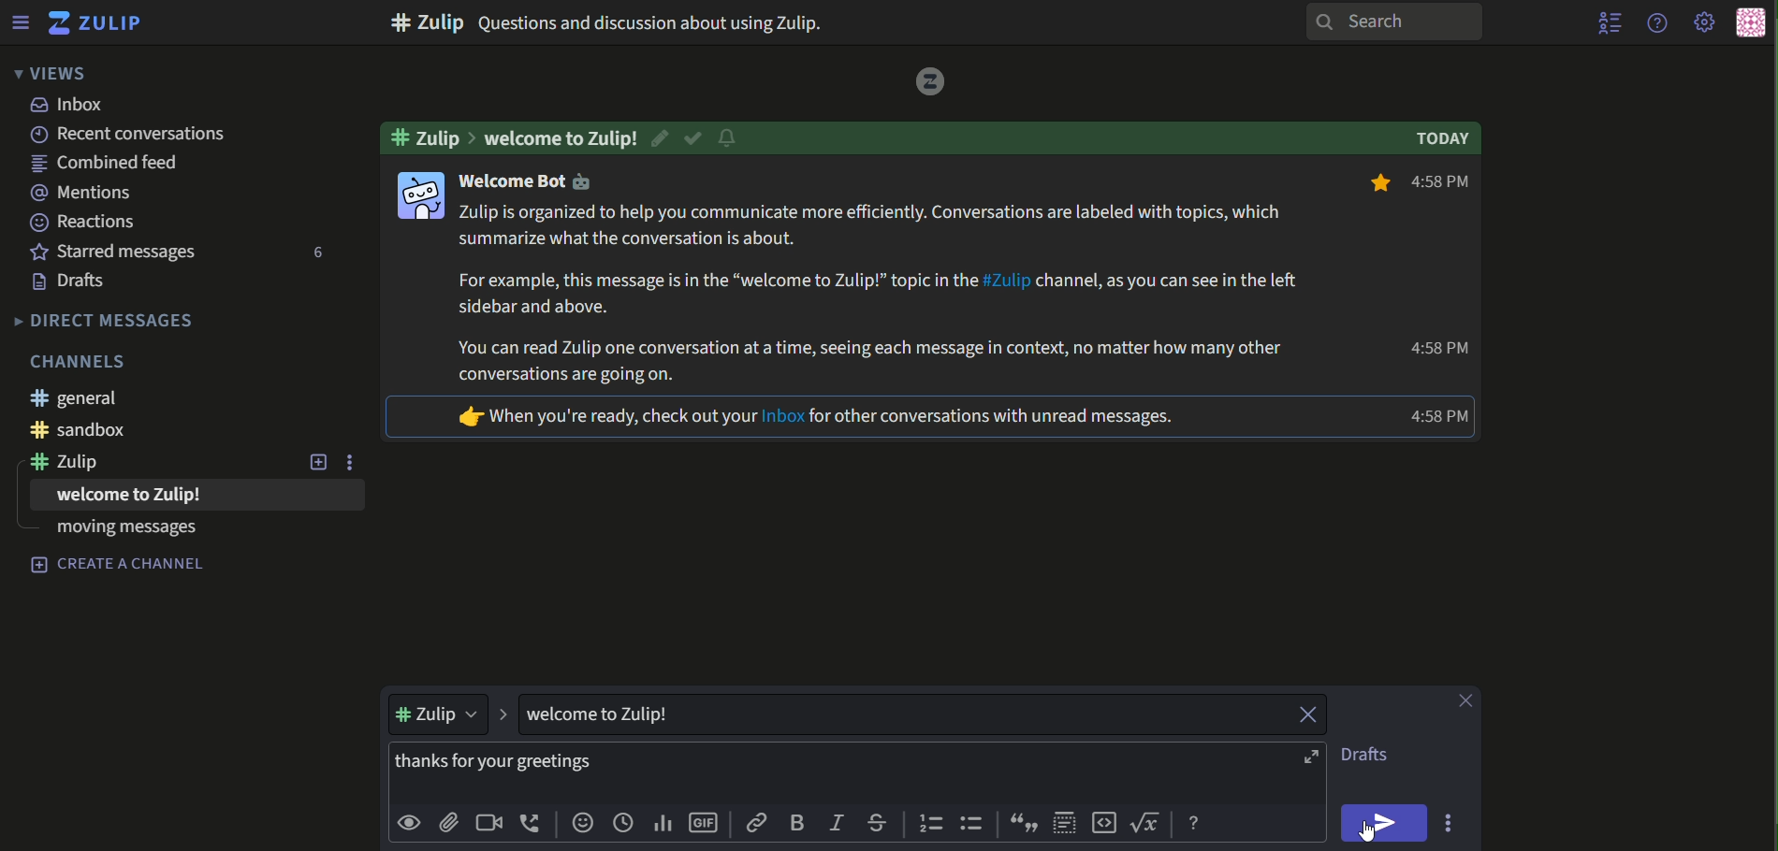 The width and height of the screenshot is (1778, 851). Describe the element at coordinates (799, 822) in the screenshot. I see `bold` at that location.